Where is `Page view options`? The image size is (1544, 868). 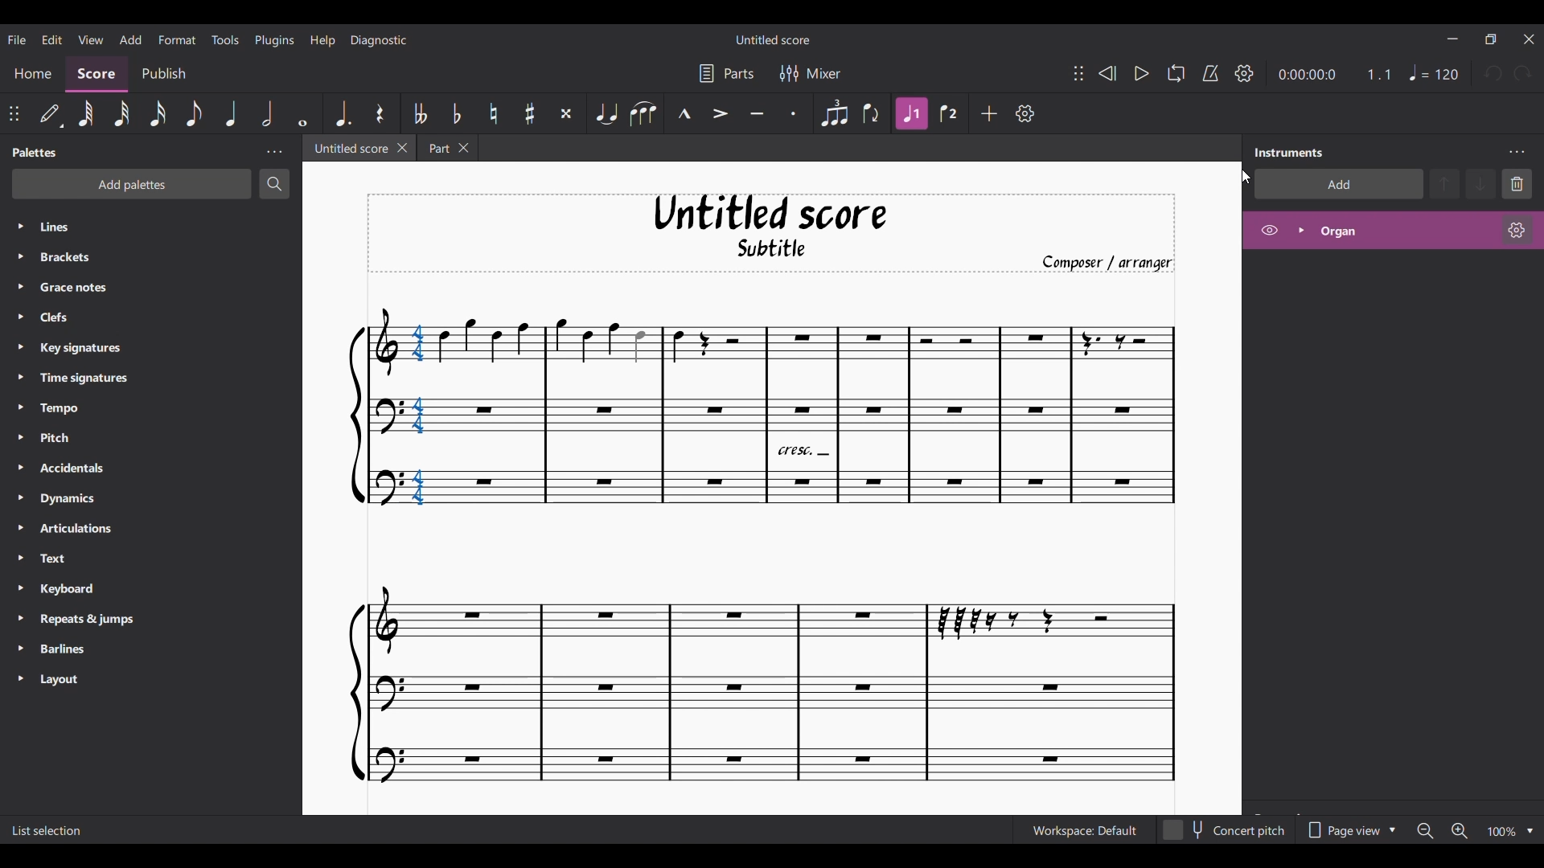
Page view options is located at coordinates (1349, 830).